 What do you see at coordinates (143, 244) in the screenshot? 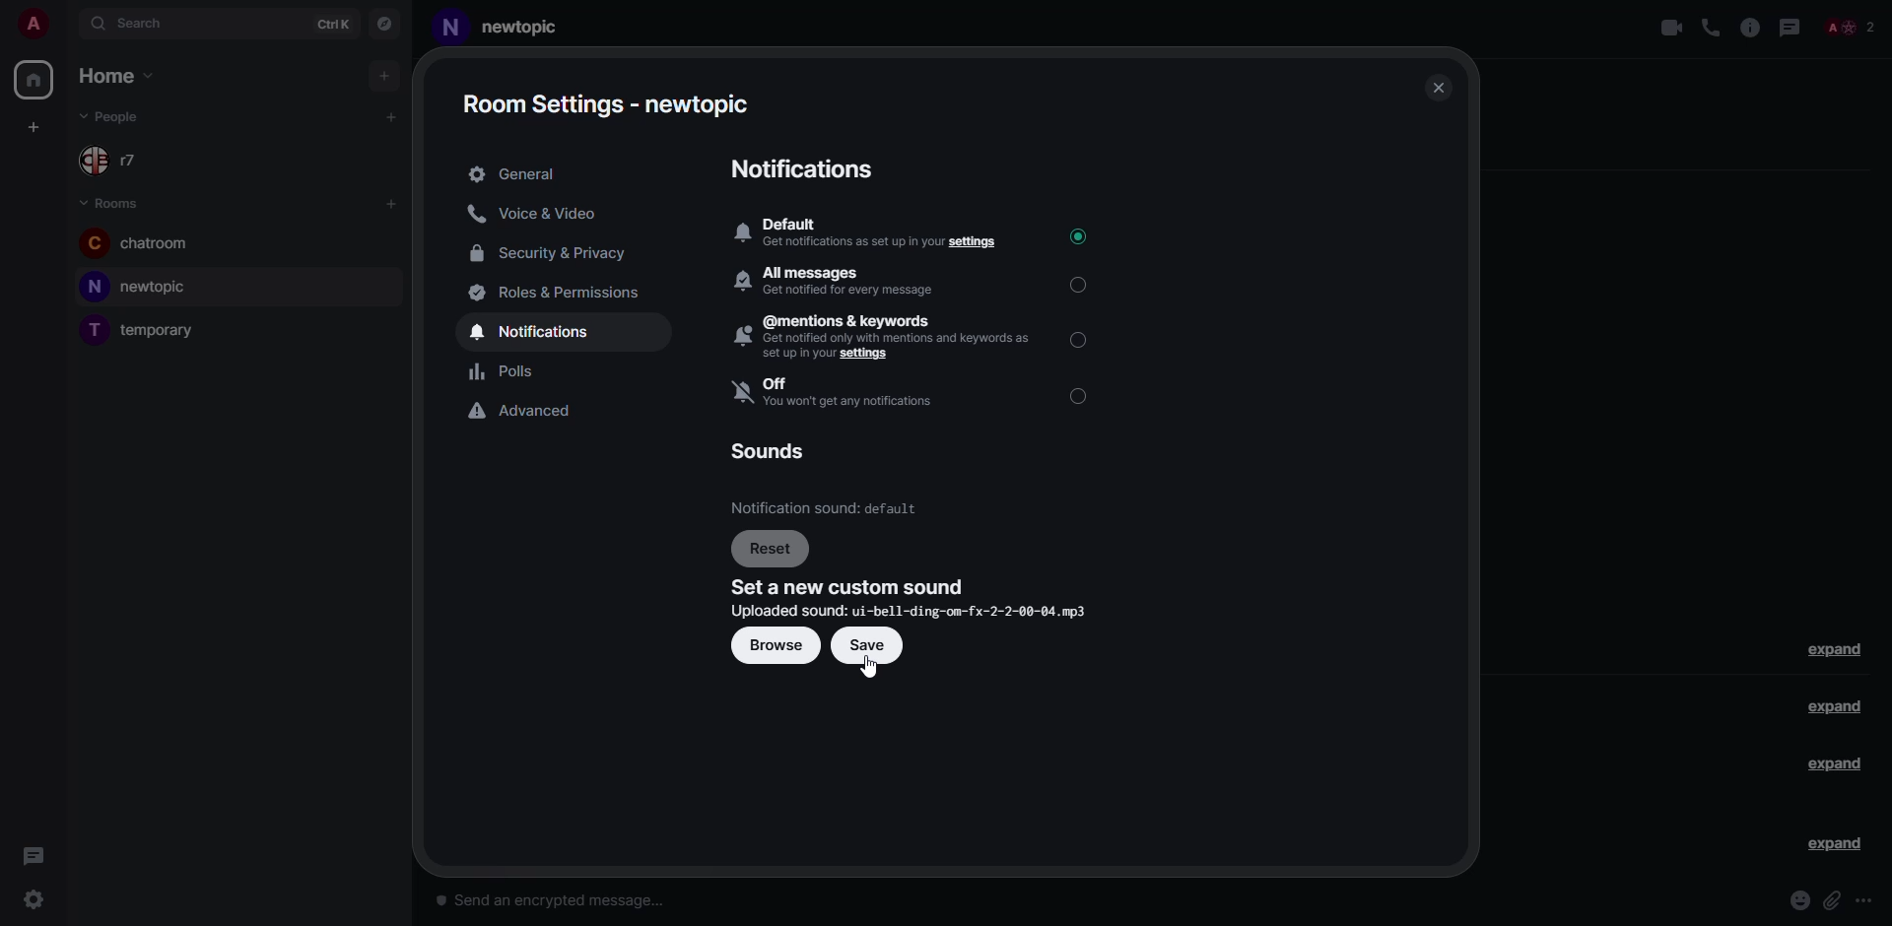
I see `room` at bounding box center [143, 244].